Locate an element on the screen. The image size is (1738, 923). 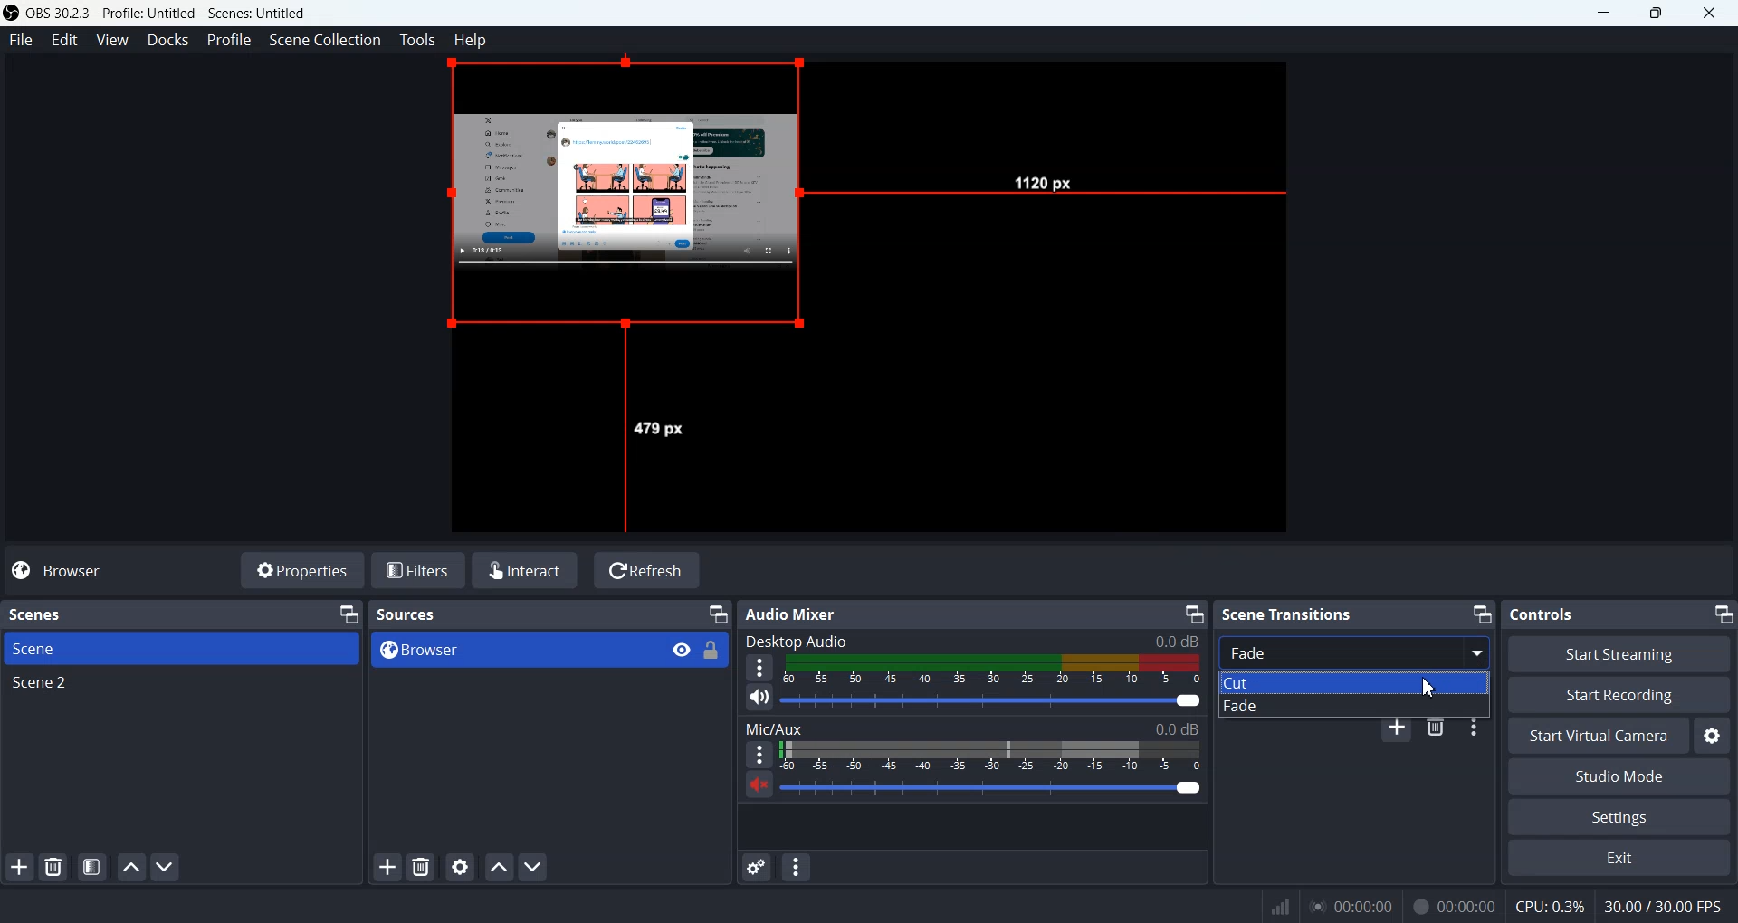
Add configurable transition is located at coordinates (1395, 731).